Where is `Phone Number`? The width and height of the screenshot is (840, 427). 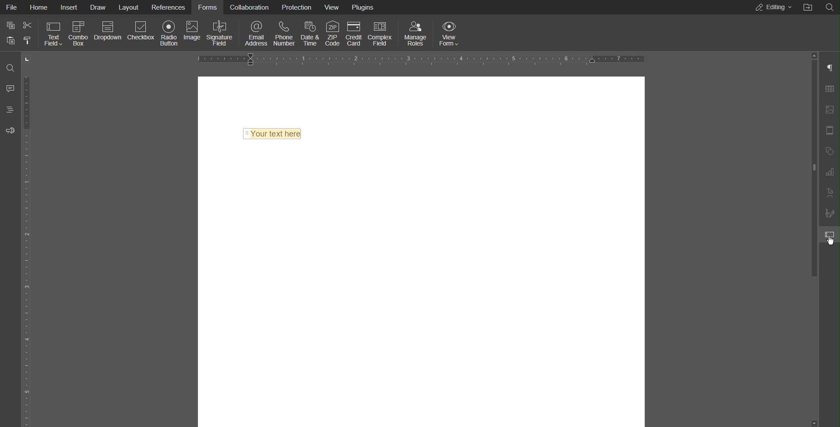
Phone Number is located at coordinates (285, 32).